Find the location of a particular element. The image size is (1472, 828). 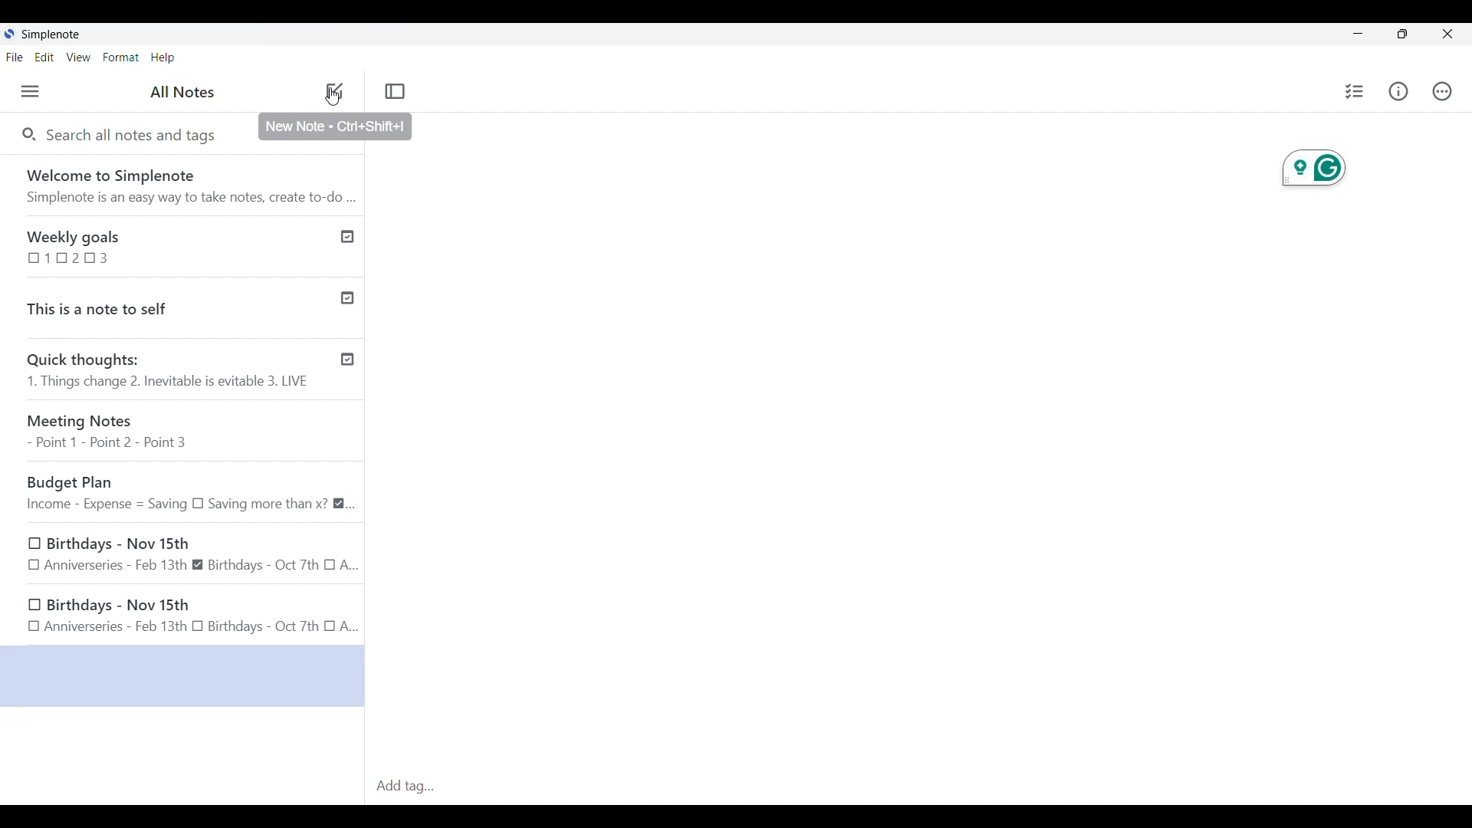

Title of left panel is located at coordinates (182, 91).